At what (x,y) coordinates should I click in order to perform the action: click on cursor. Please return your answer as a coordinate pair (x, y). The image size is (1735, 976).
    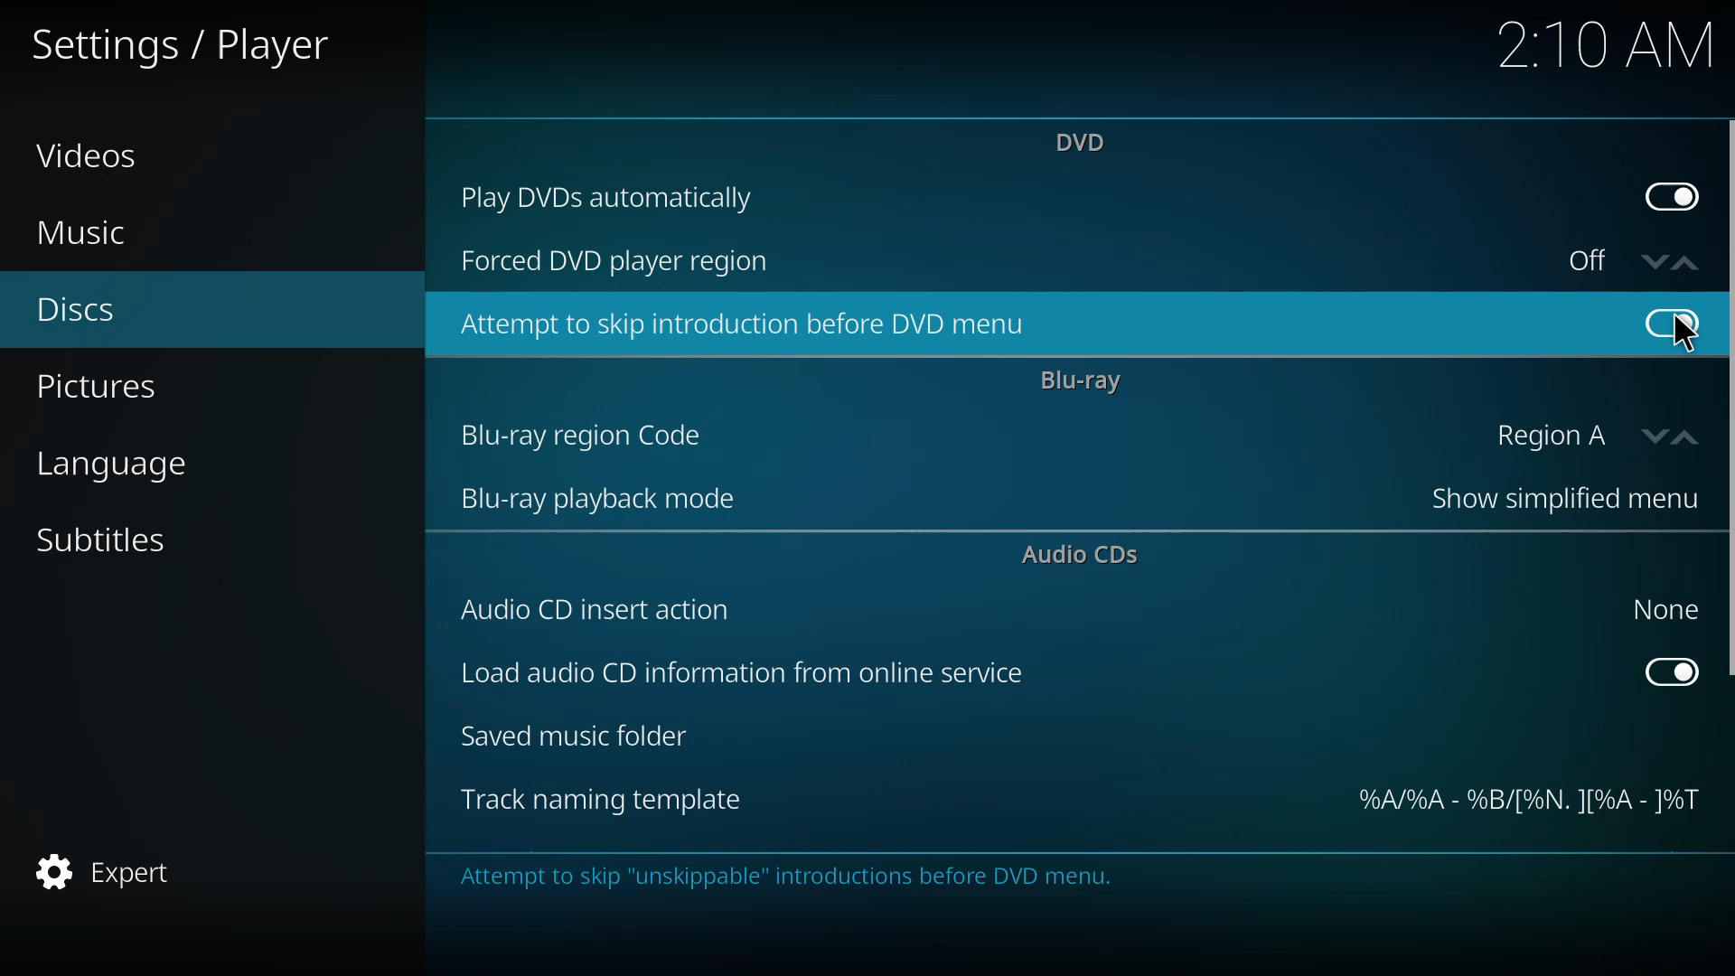
    Looking at the image, I should click on (1687, 335).